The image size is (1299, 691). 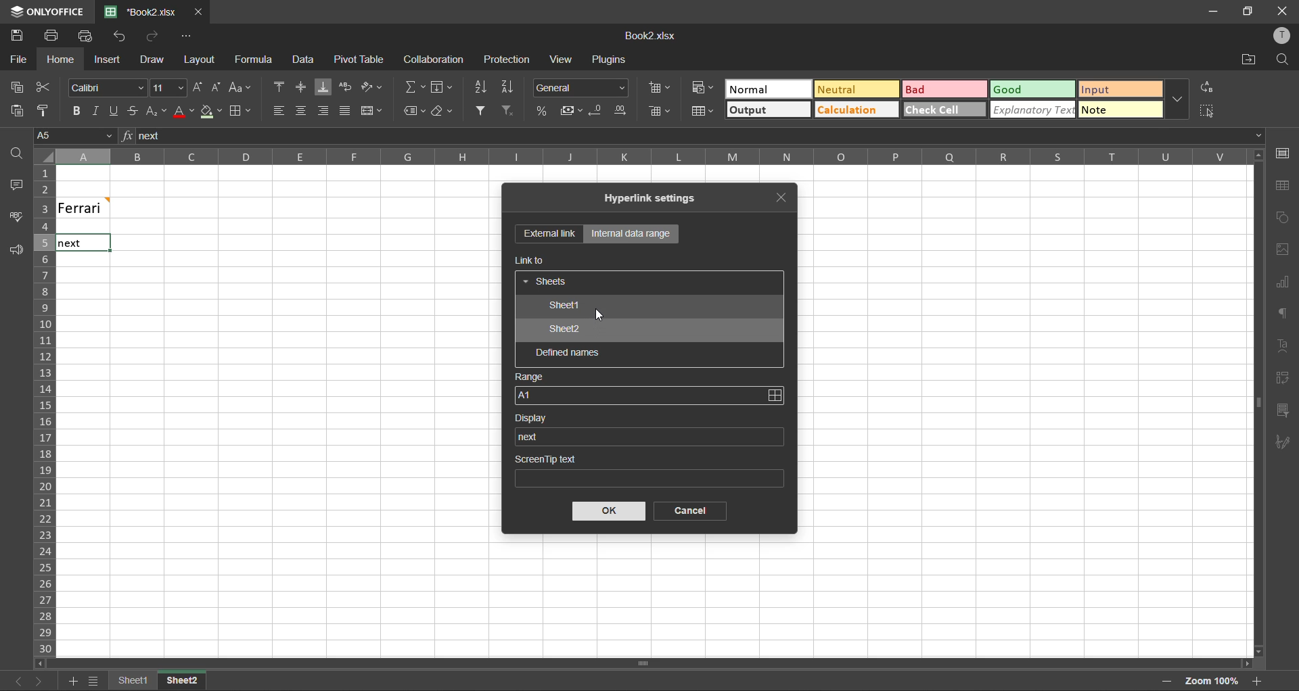 What do you see at coordinates (443, 87) in the screenshot?
I see `fields` at bounding box center [443, 87].